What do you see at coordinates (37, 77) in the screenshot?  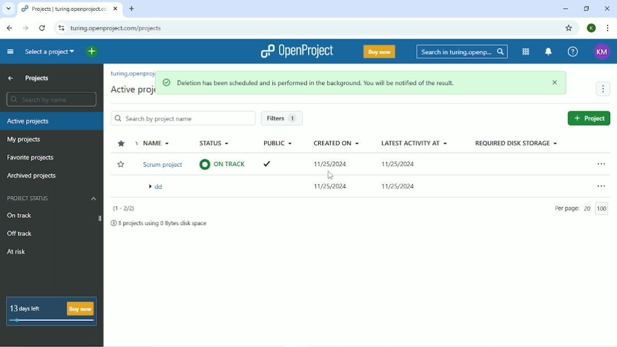 I see `Projects` at bounding box center [37, 77].